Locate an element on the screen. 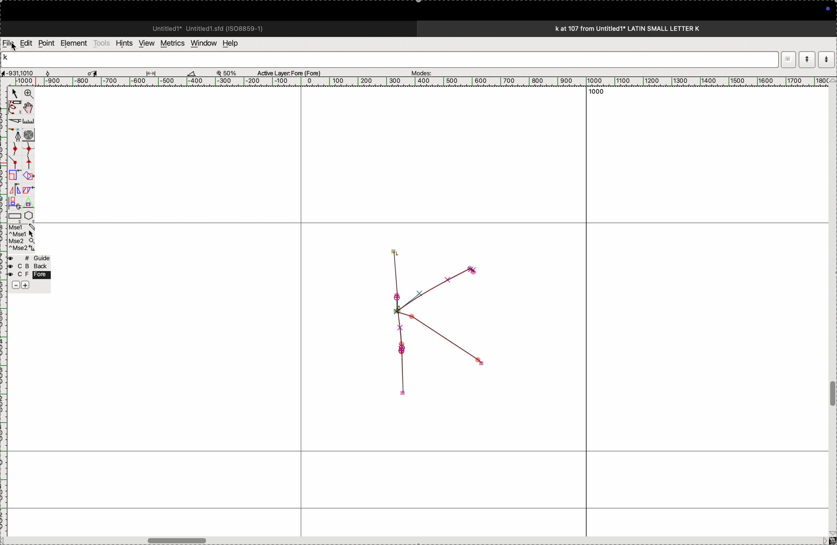  . is located at coordinates (825, 59).